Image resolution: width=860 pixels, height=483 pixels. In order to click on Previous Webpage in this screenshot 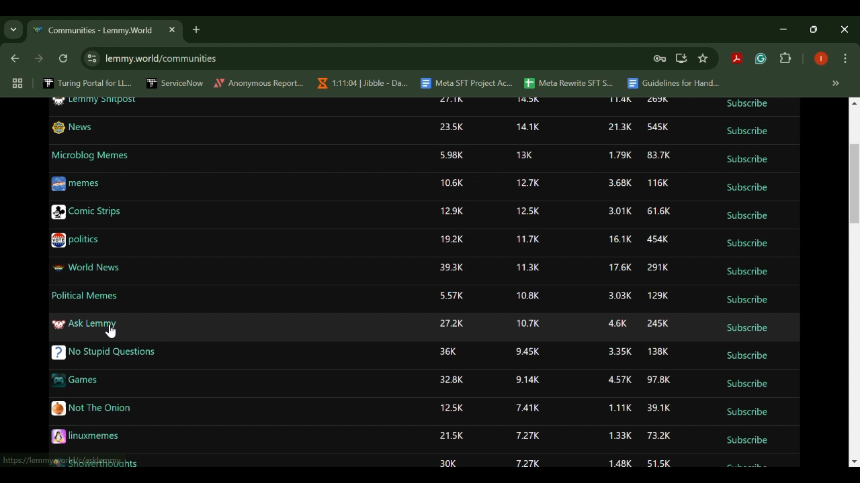, I will do `click(13, 60)`.